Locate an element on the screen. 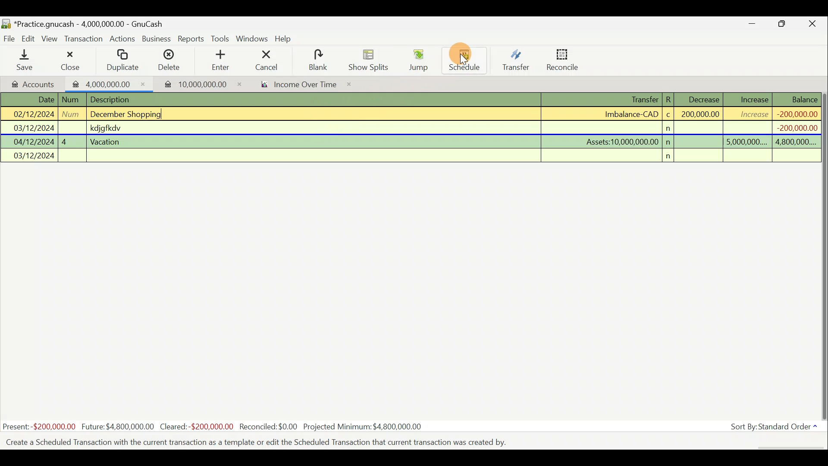 The width and height of the screenshot is (828, 466). Edit is located at coordinates (30, 38).